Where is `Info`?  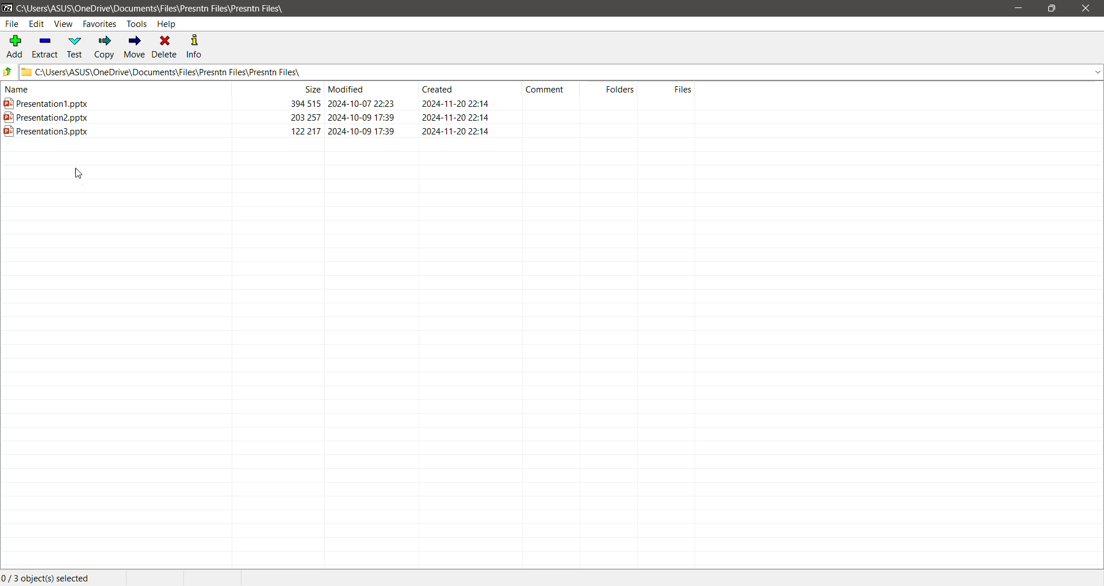 Info is located at coordinates (195, 47).